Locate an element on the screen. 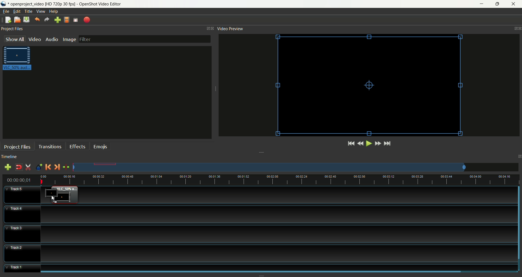  project files is located at coordinates (12, 29).